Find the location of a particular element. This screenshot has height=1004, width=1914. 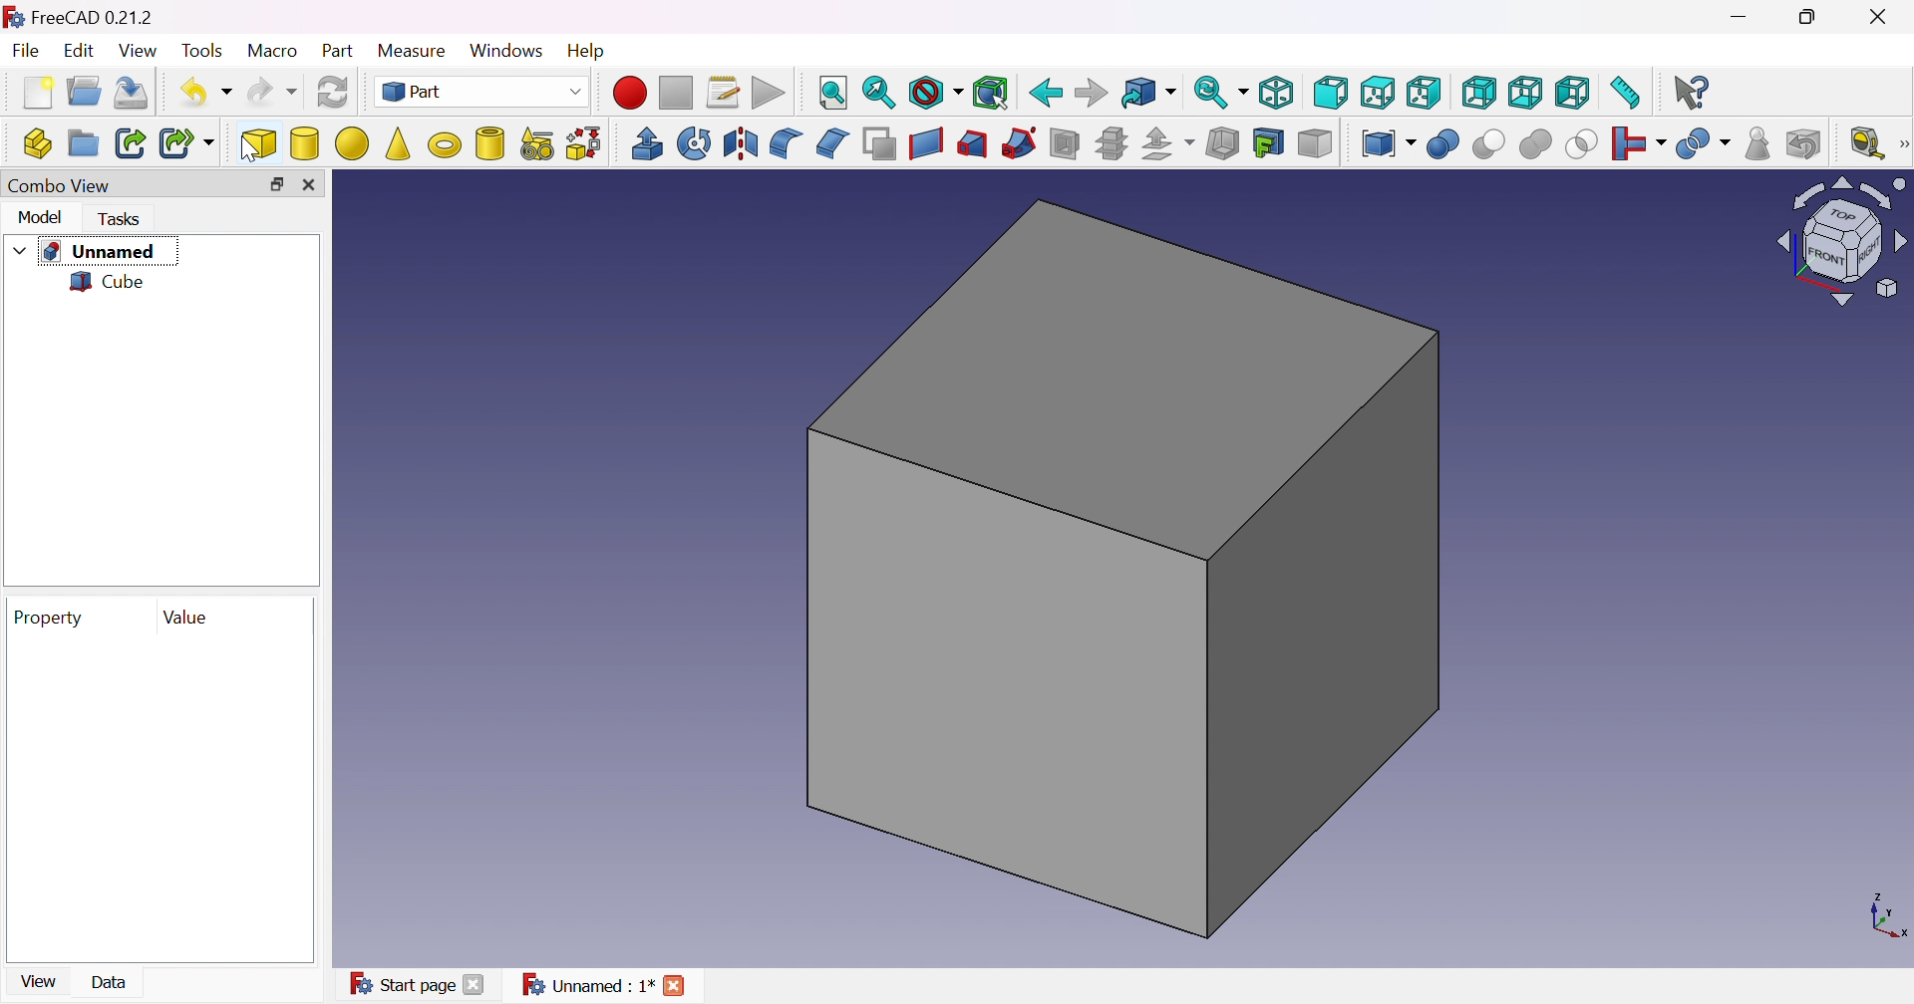

Front is located at coordinates (1331, 94).